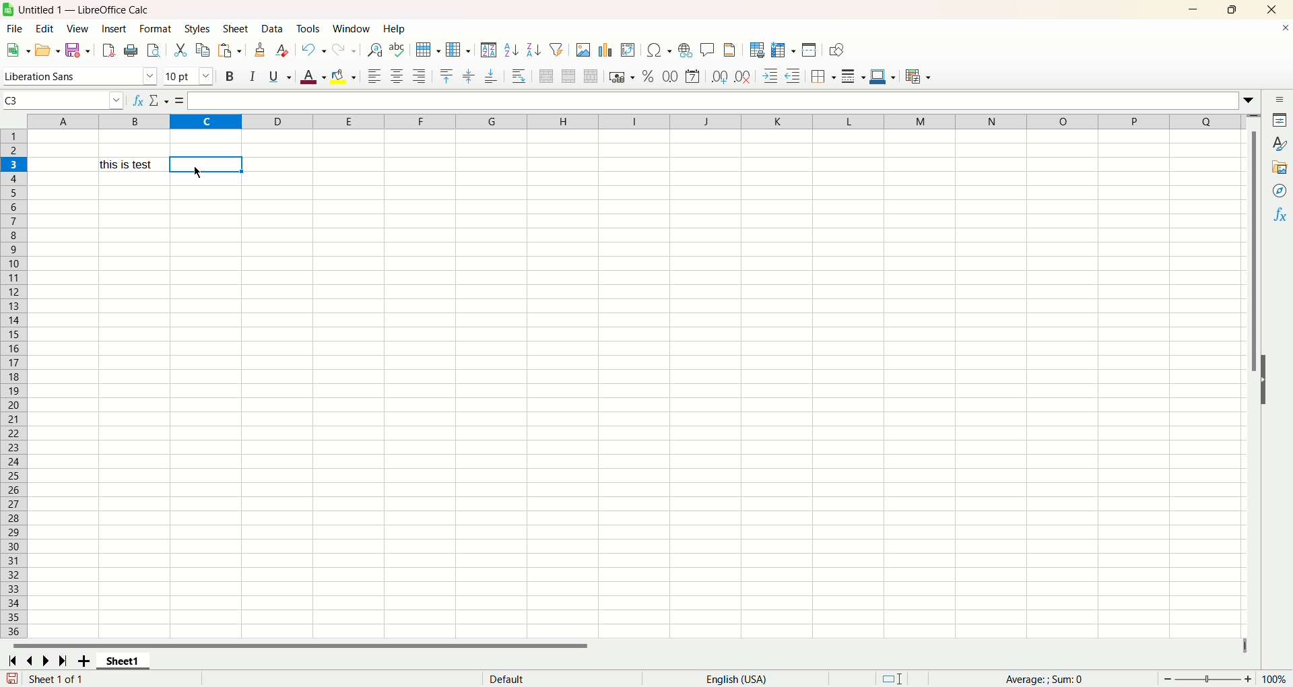  I want to click on format, so click(156, 30).